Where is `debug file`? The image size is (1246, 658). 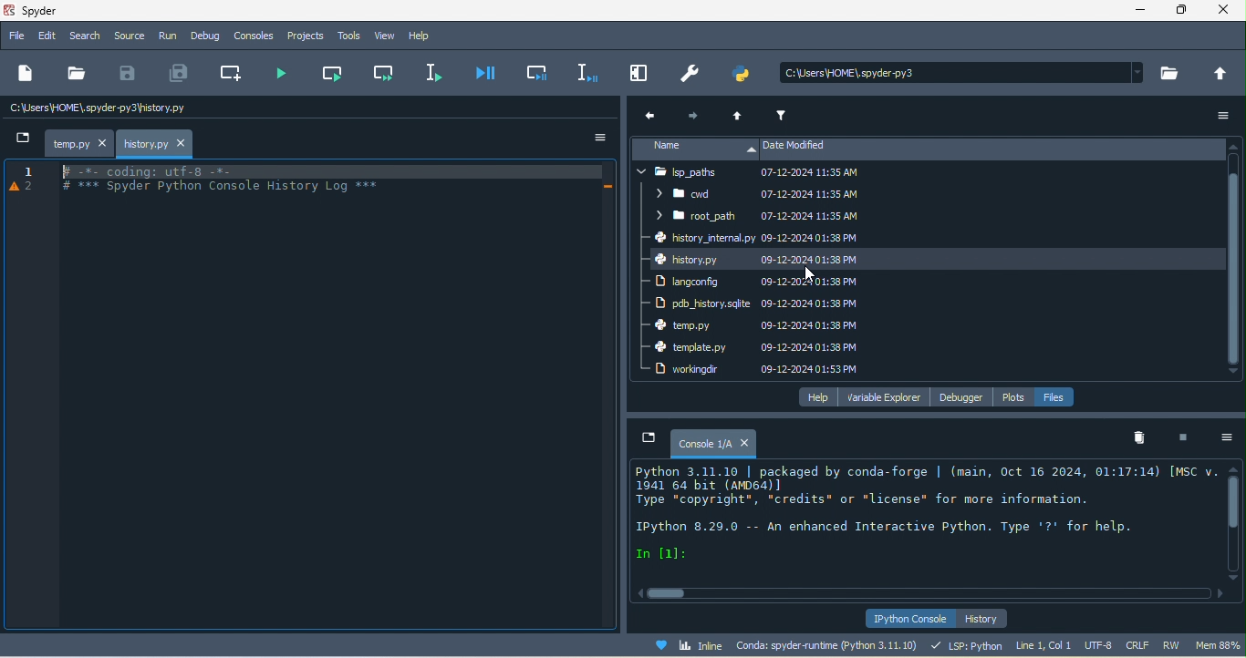 debug file is located at coordinates (483, 70).